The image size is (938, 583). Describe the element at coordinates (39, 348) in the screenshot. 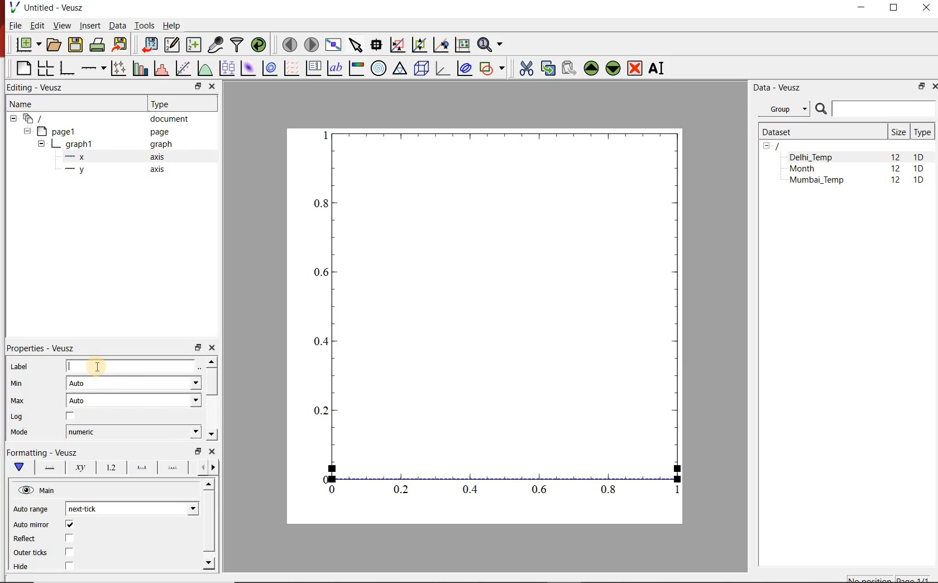

I see `Properties - Veusz` at that location.